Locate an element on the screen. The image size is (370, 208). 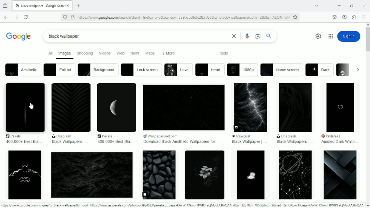
view recent browsing is located at coordinates (5, 5).